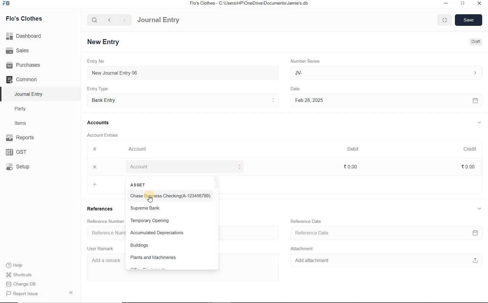  What do you see at coordinates (28, 79) in the screenshot?
I see `Common` at bounding box center [28, 79].